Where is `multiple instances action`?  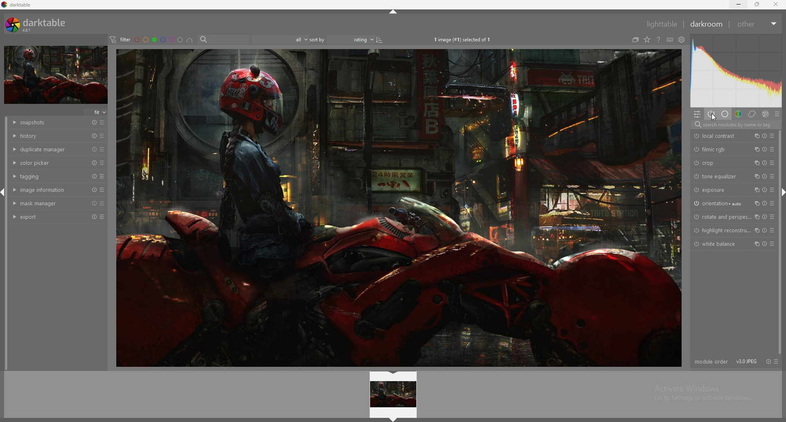 multiple instances action is located at coordinates (757, 150).